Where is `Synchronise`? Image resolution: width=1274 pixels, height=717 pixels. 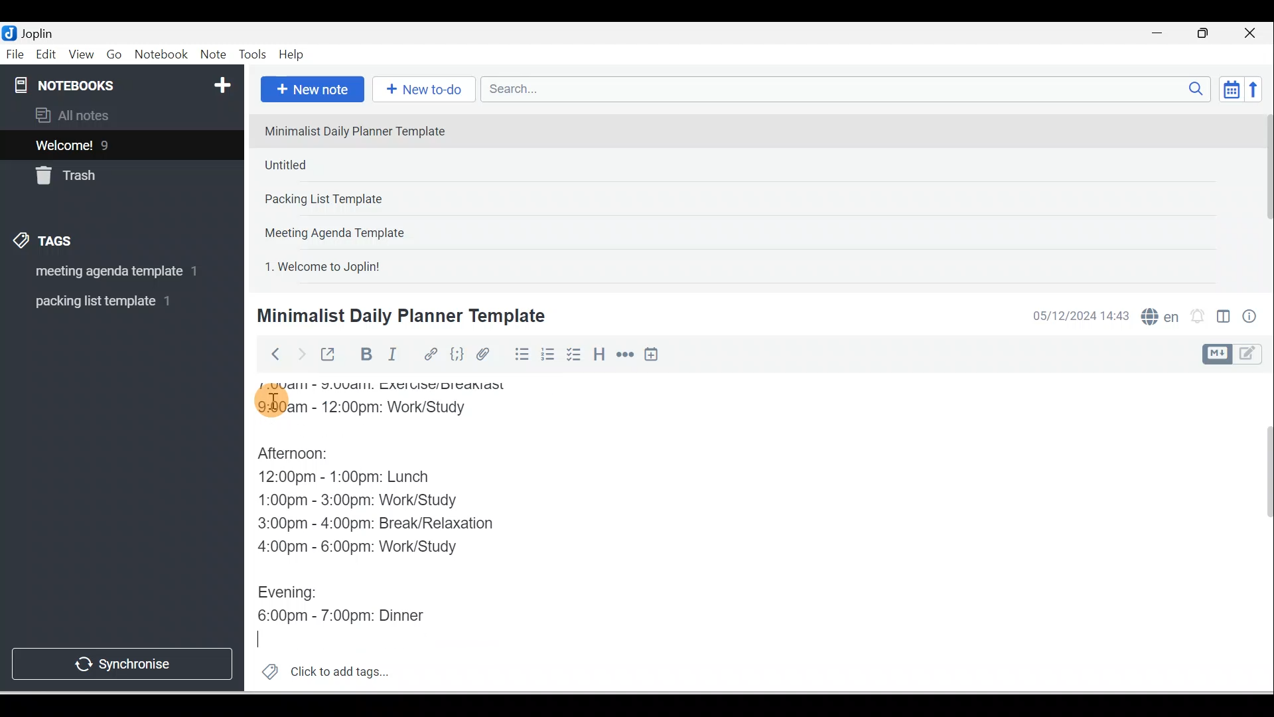 Synchronise is located at coordinates (121, 661).